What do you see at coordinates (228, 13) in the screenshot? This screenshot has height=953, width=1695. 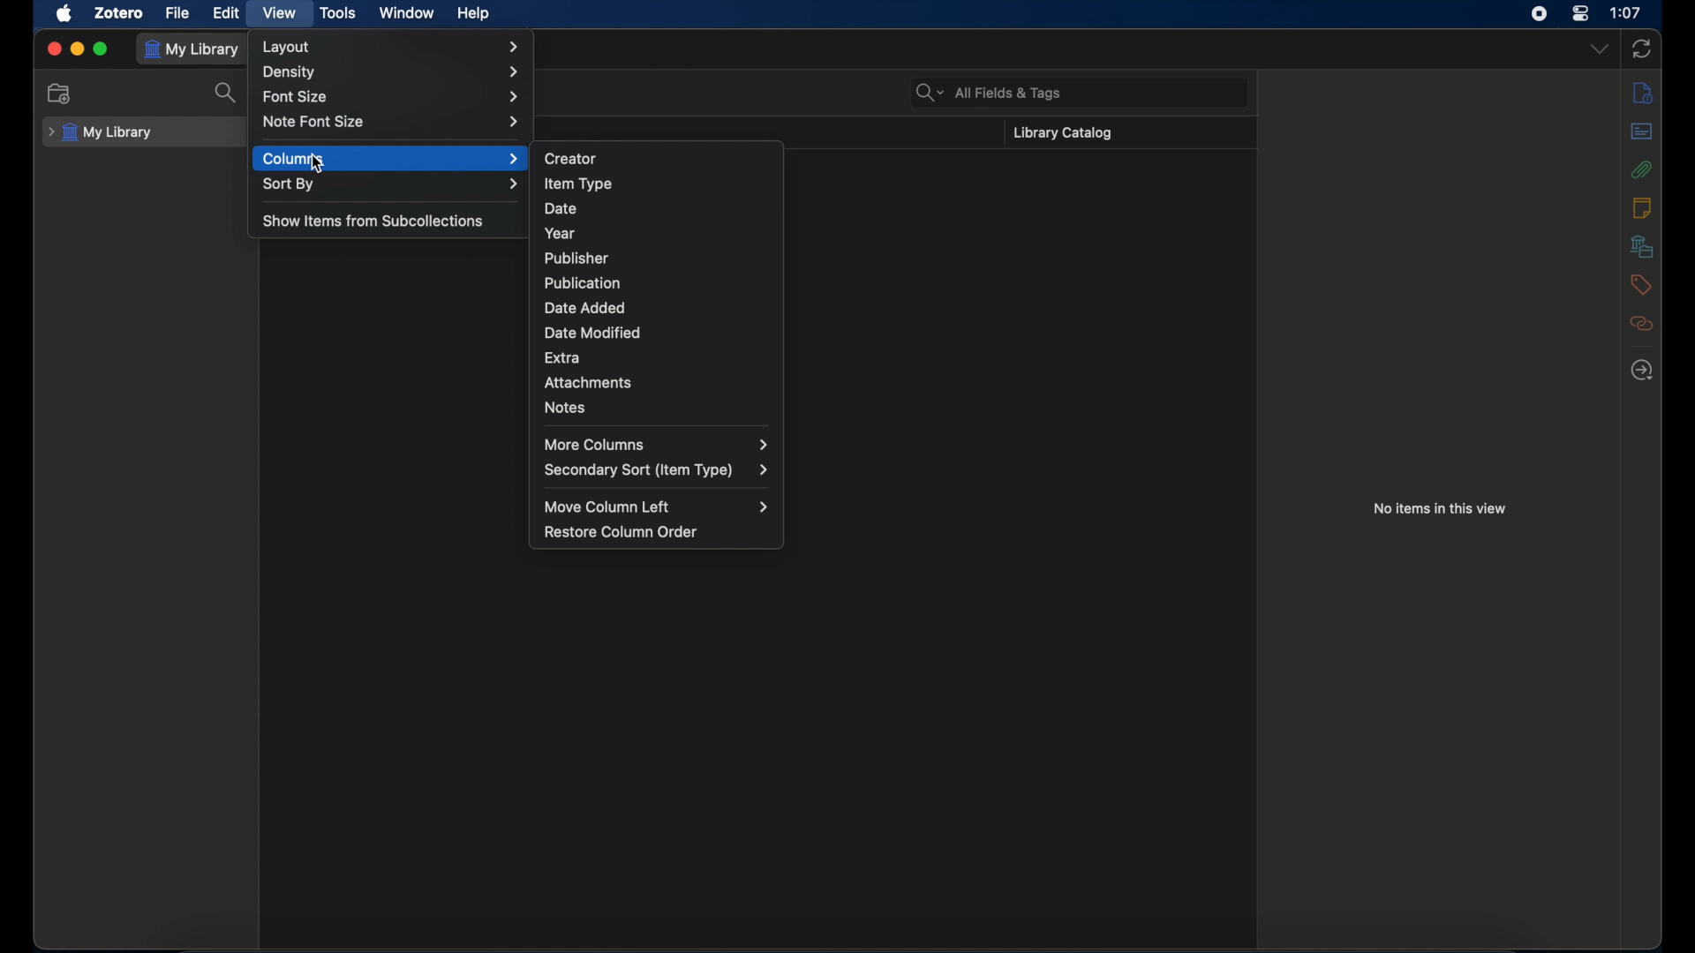 I see `edit` at bounding box center [228, 13].